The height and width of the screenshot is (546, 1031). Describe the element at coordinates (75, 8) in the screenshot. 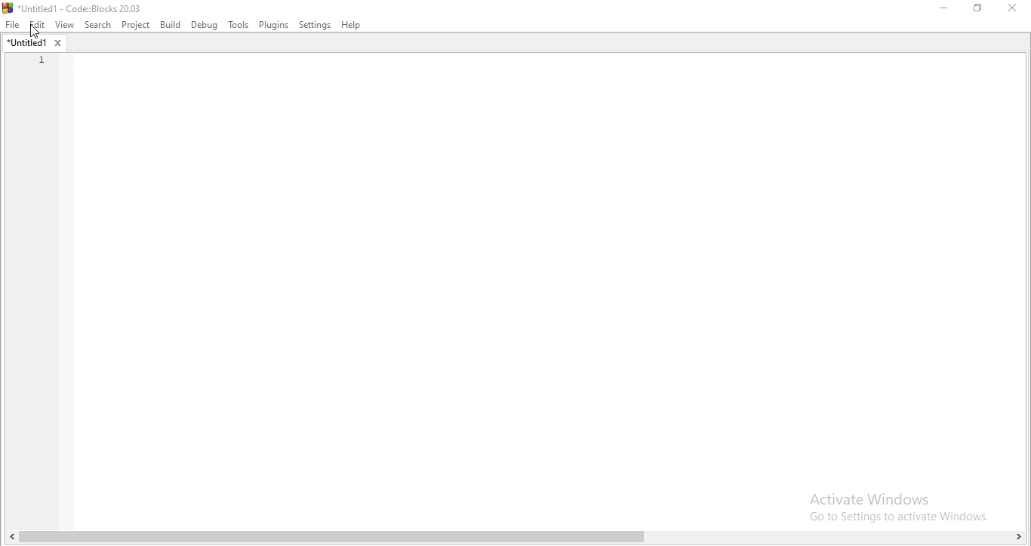

I see `Untitled1 - Code : Blocks 20.03` at that location.